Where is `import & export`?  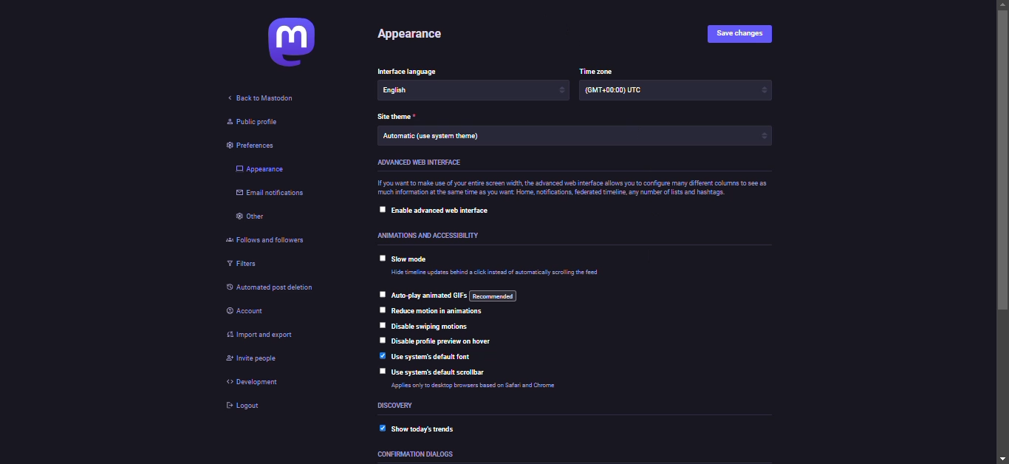 import & export is located at coordinates (260, 335).